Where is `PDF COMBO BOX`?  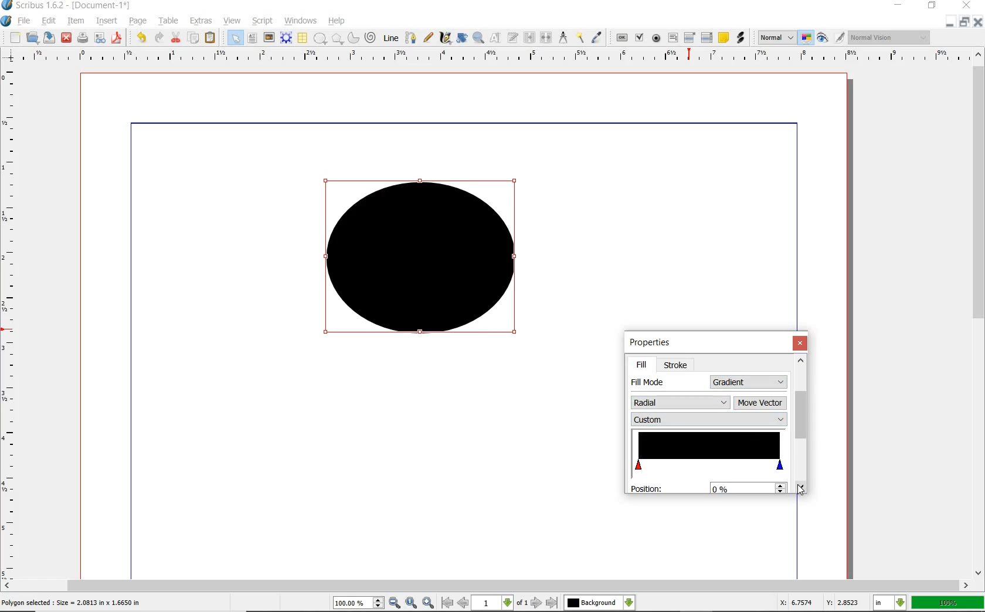 PDF COMBO BOX is located at coordinates (689, 37).